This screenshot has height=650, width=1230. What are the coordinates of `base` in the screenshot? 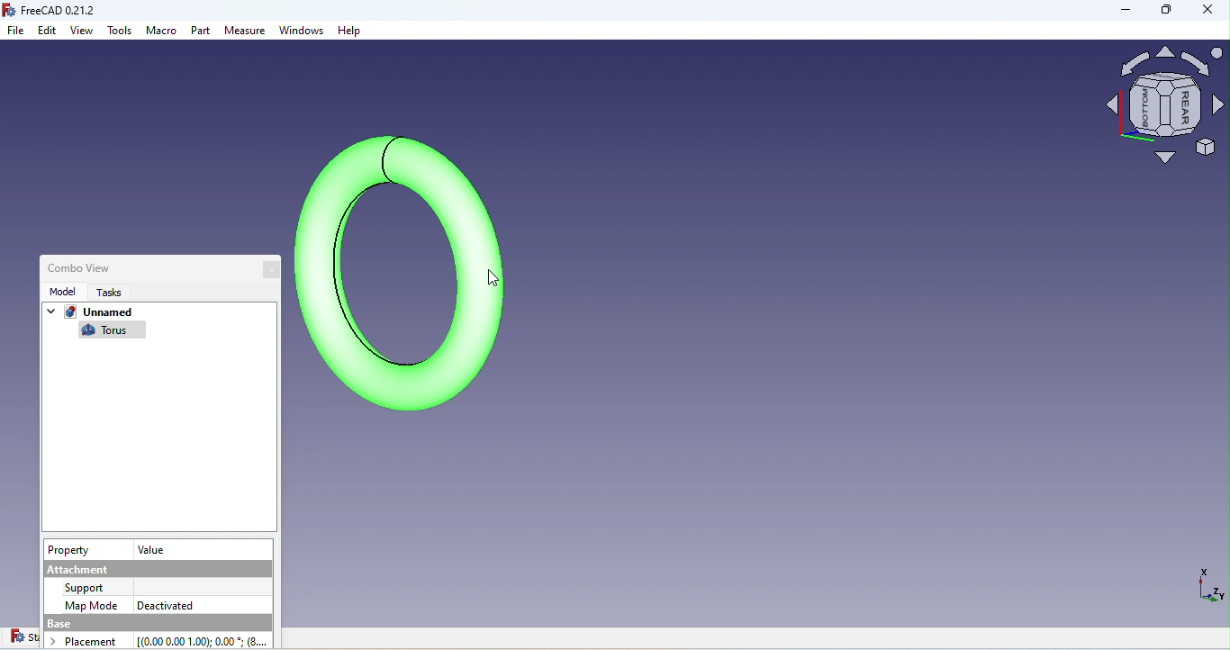 It's located at (154, 623).